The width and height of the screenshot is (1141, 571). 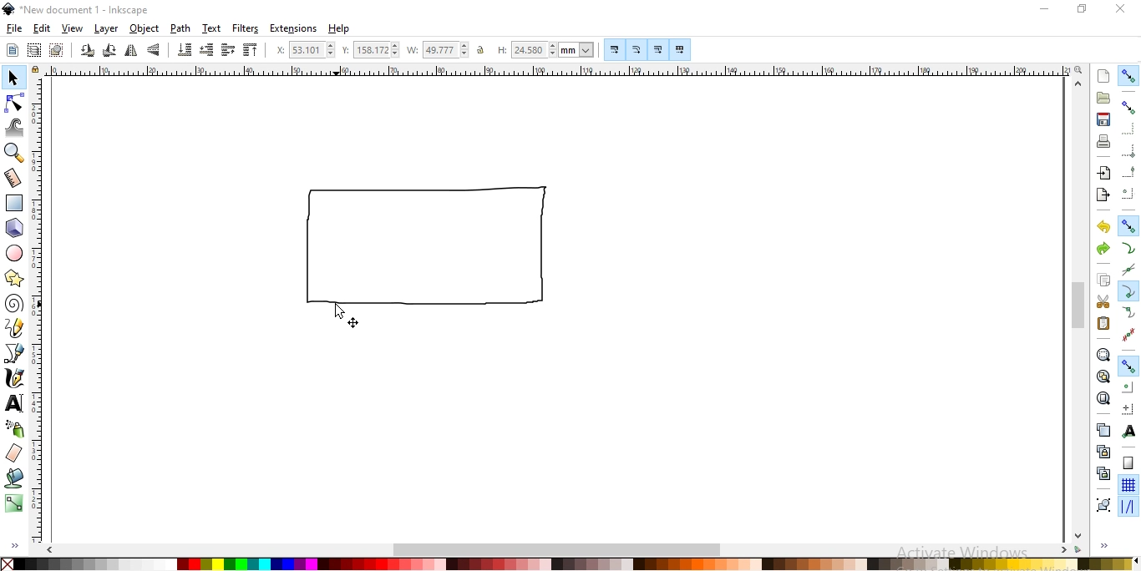 I want to click on scrollbar, so click(x=558, y=551).